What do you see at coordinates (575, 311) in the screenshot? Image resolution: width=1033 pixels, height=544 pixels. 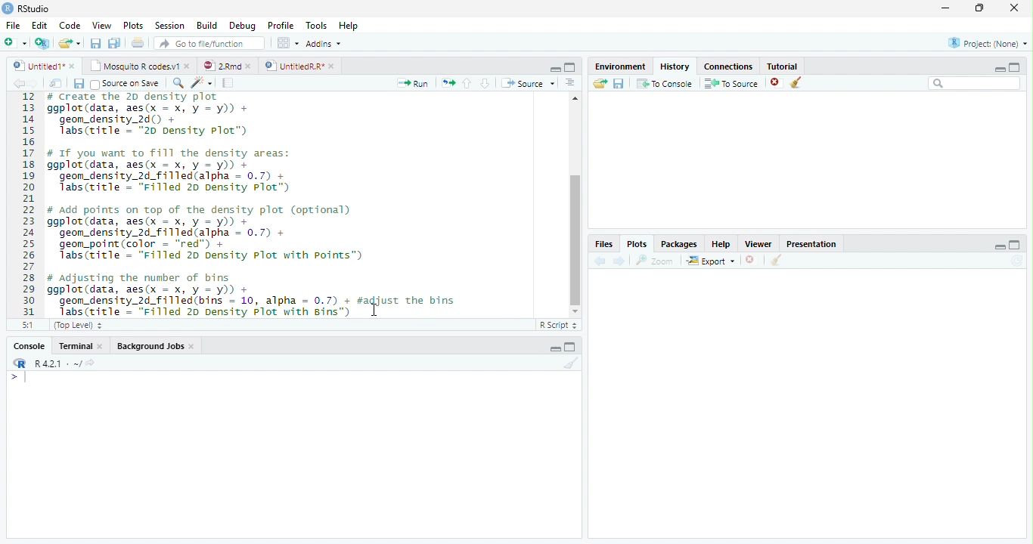 I see `Scrollbar down` at bounding box center [575, 311].